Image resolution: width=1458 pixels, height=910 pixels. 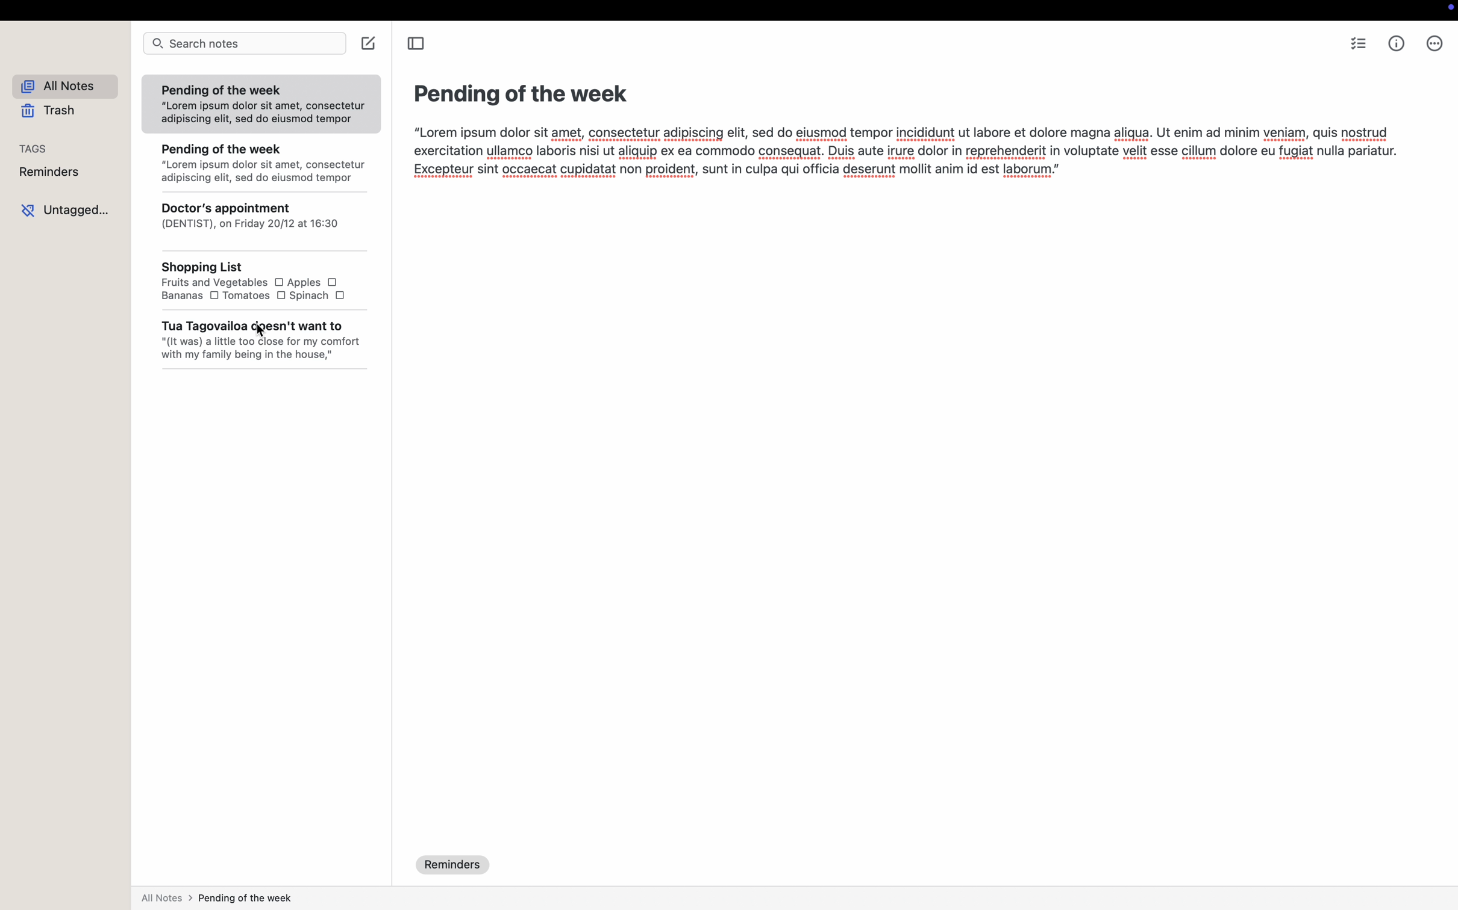 I want to click on all notes > pending of the week, so click(x=221, y=899).